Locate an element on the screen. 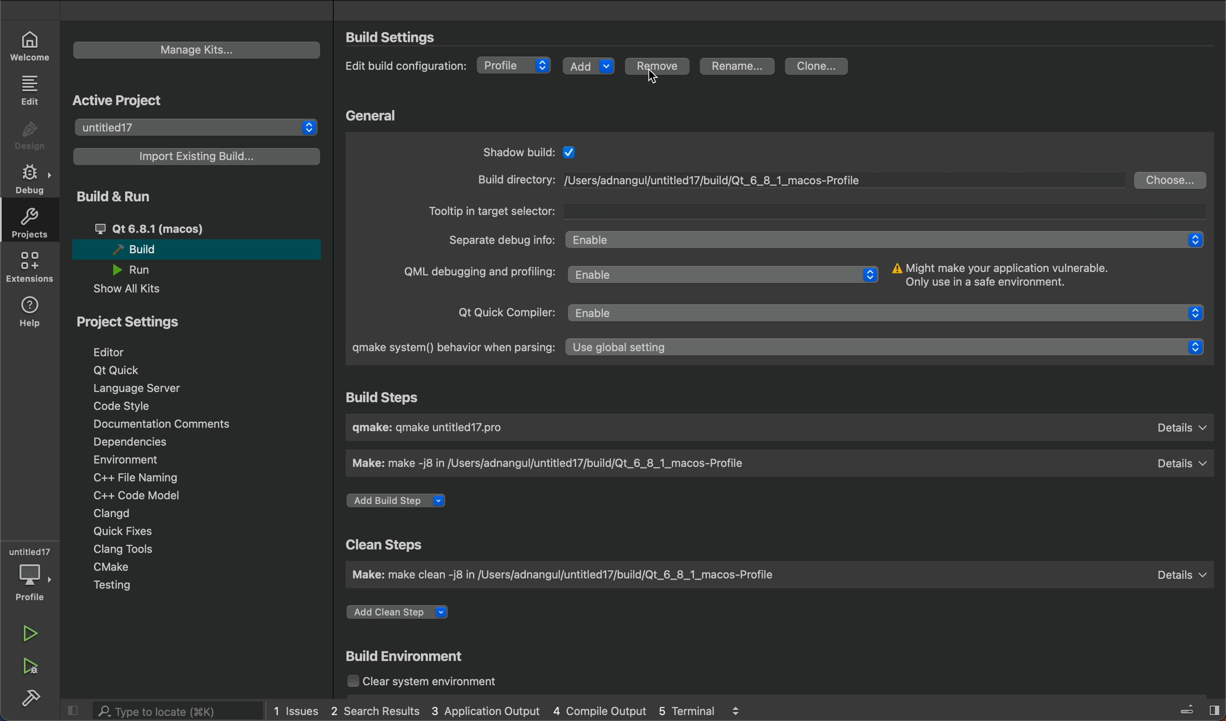 The image size is (1226, 721). logs is located at coordinates (522, 710).